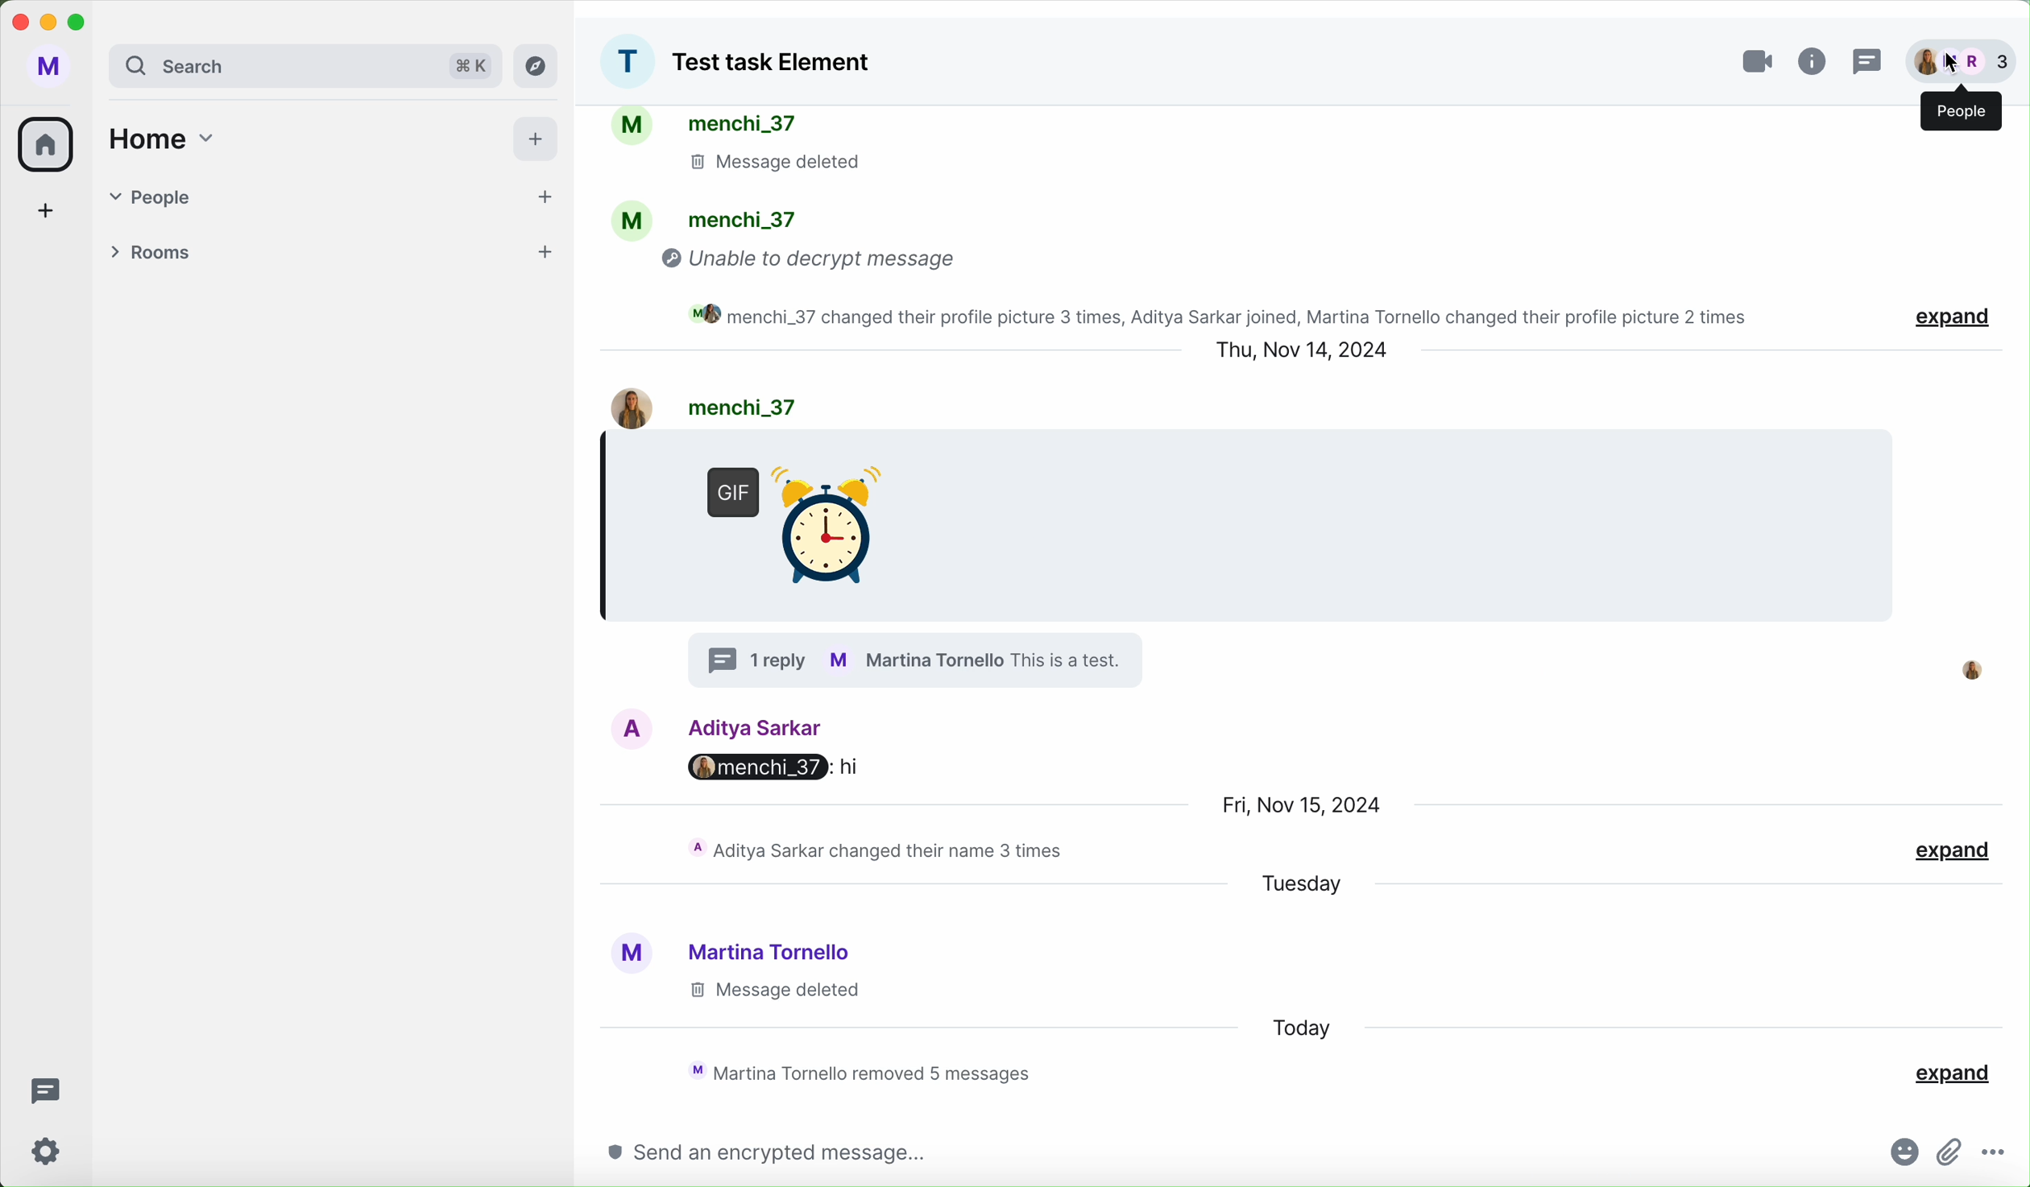  Describe the element at coordinates (1219, 314) in the screenshot. I see `activity chat` at that location.